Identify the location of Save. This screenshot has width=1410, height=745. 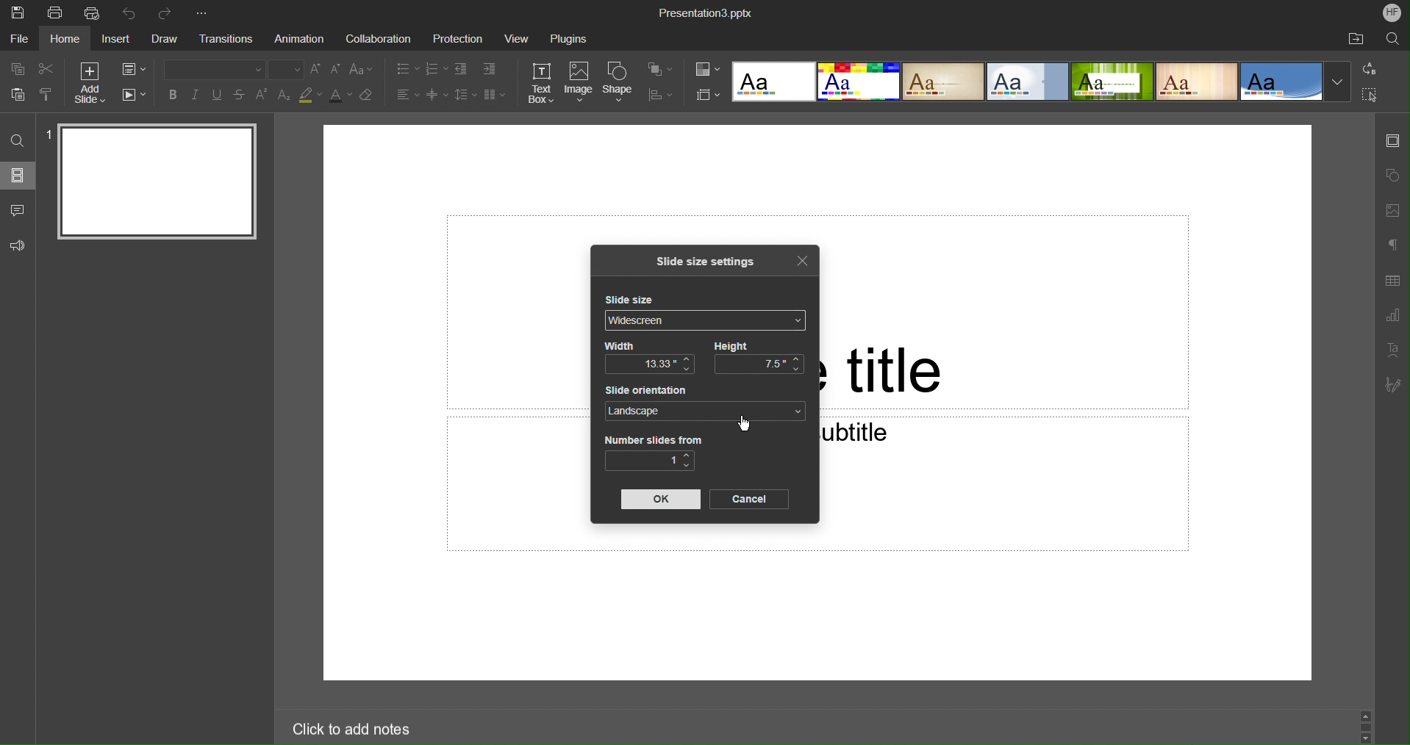
(19, 12).